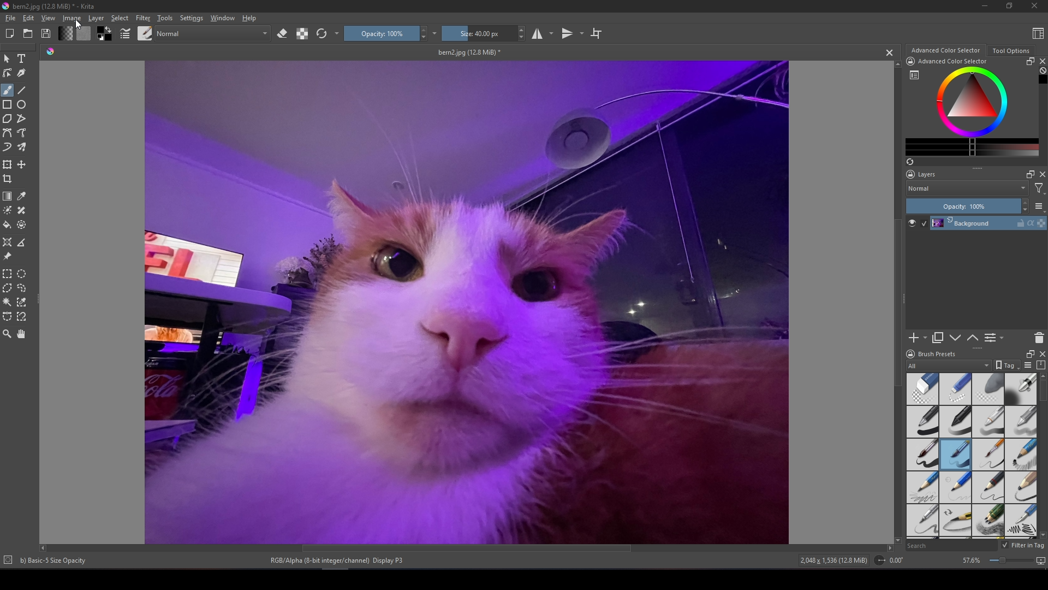 Image resolution: width=1048 pixels, height=590 pixels. What do you see at coordinates (1043, 456) in the screenshot?
I see `Brush preset scroll` at bounding box center [1043, 456].